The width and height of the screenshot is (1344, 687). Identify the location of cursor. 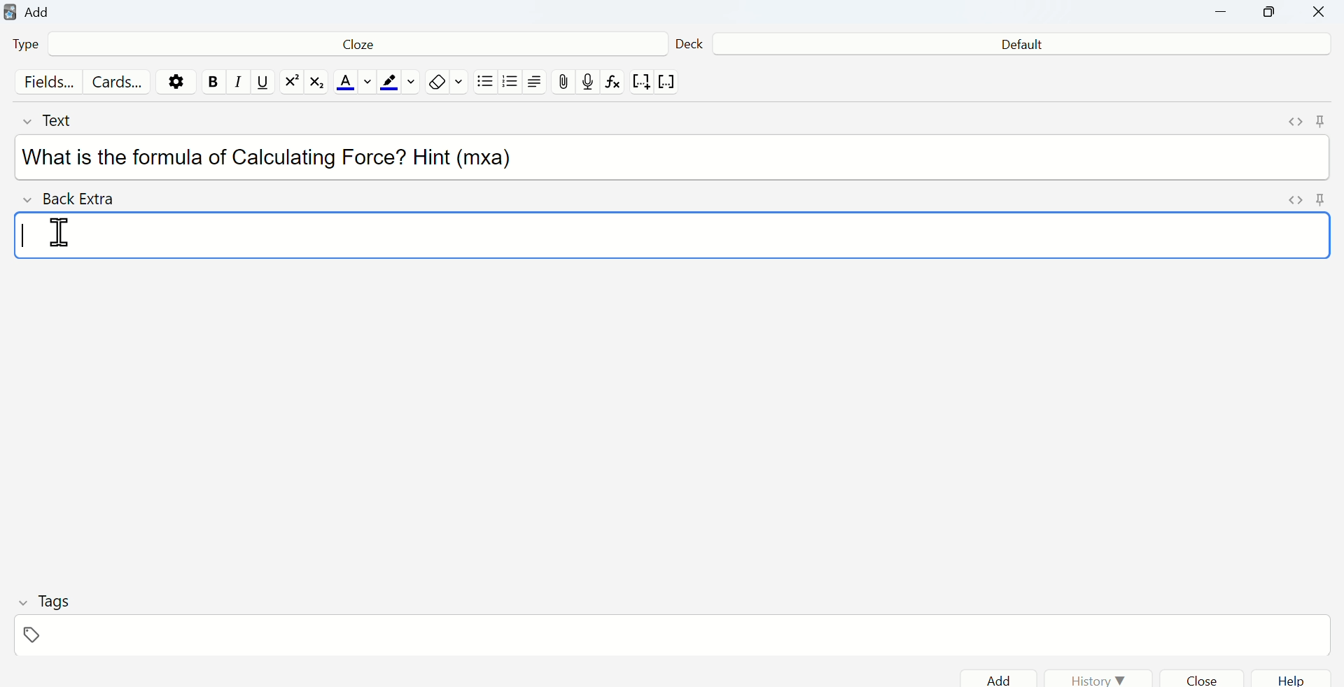
(61, 231).